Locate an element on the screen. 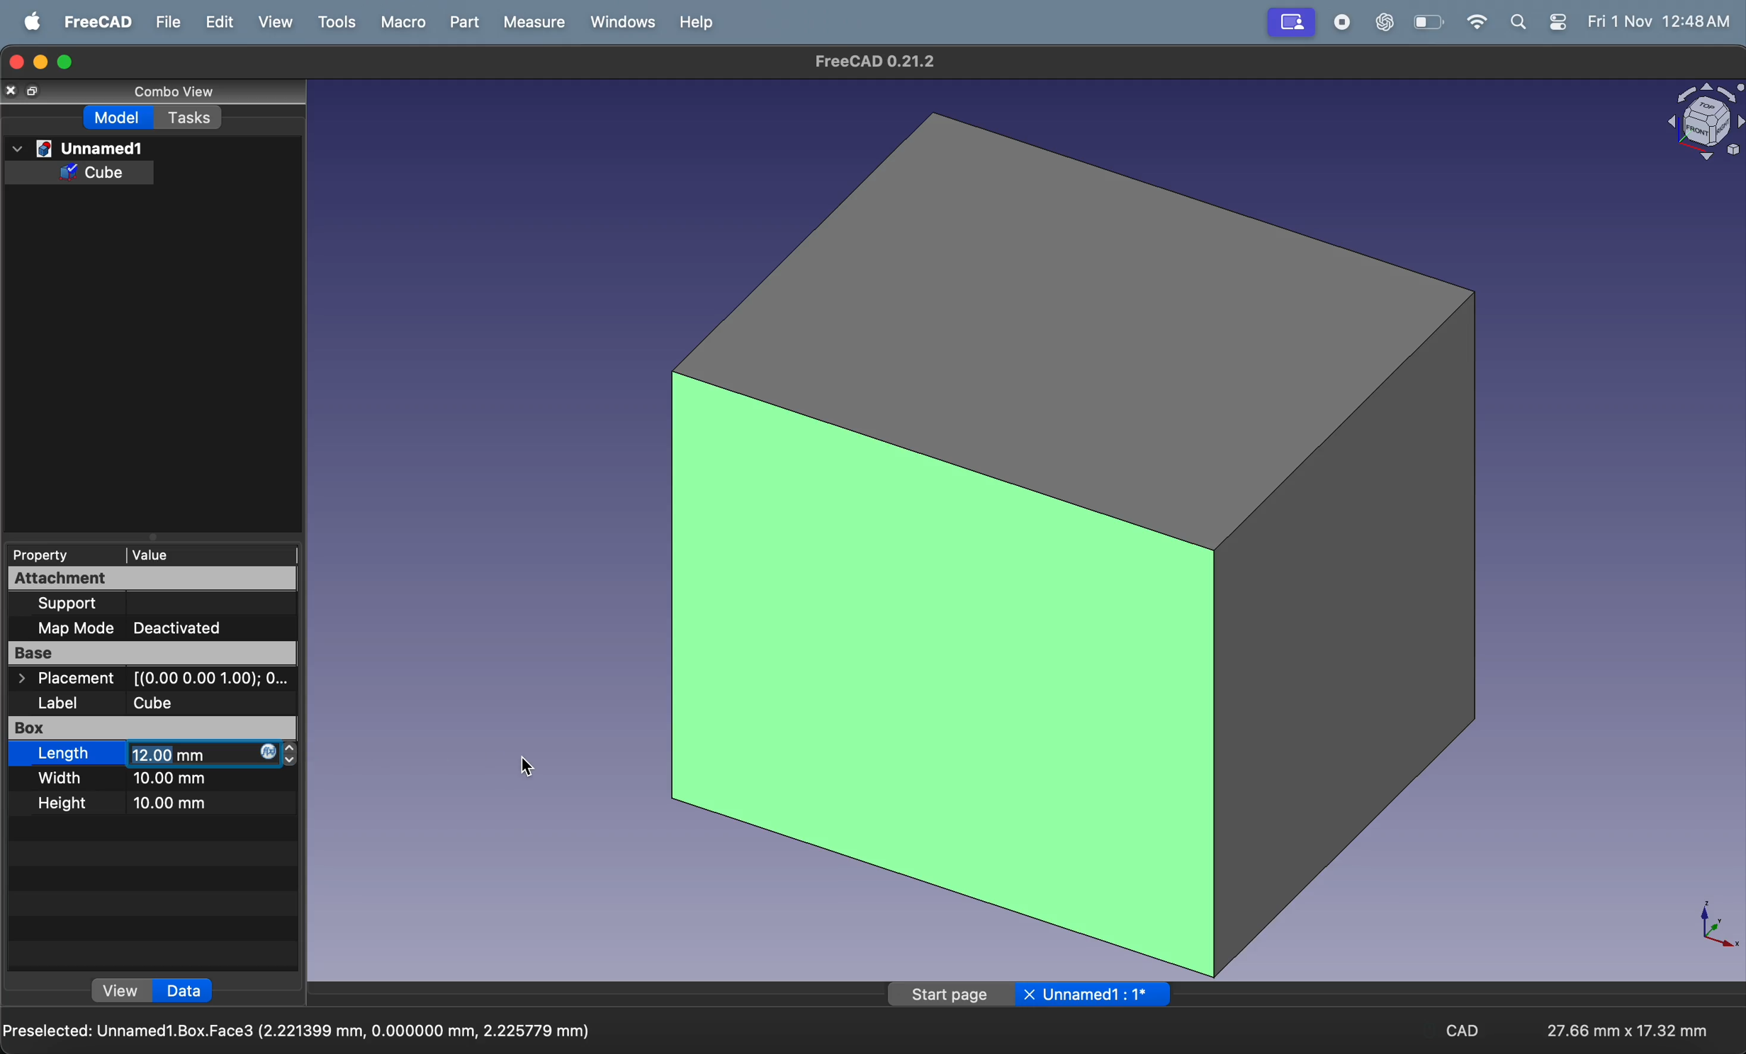 The image size is (1746, 1054). file is located at coordinates (161, 22).